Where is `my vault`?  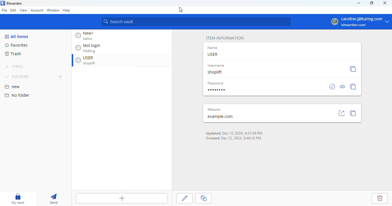
my vault is located at coordinates (19, 198).